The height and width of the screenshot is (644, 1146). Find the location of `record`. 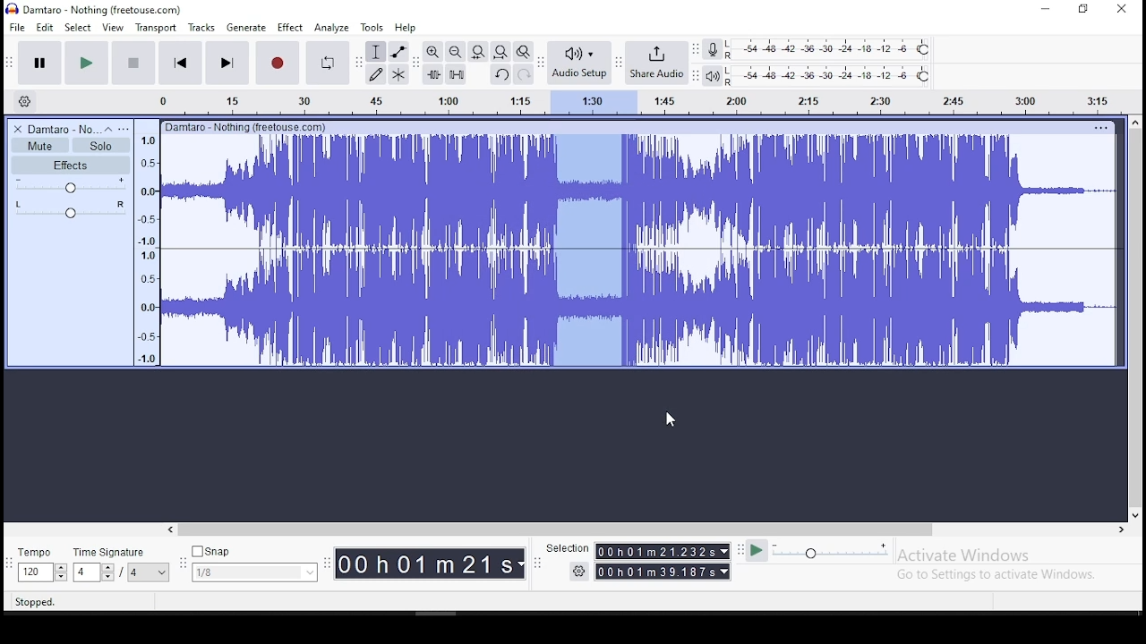

record is located at coordinates (276, 63).